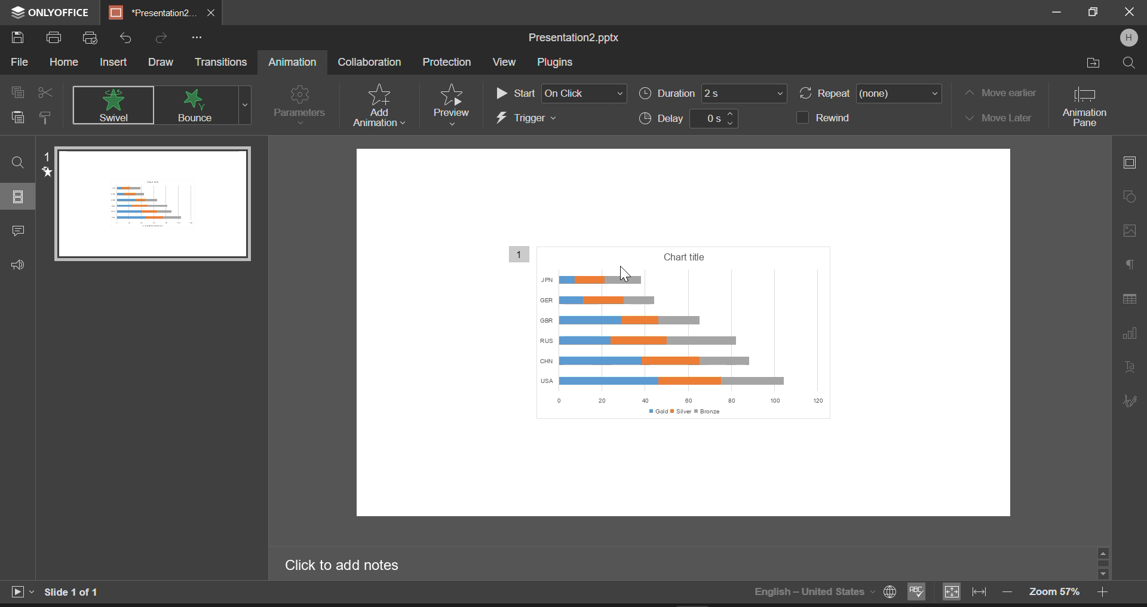 This screenshot has width=1147, height=607. What do you see at coordinates (1128, 38) in the screenshot?
I see `User` at bounding box center [1128, 38].